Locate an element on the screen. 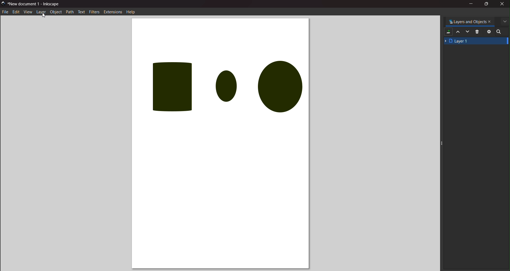 This screenshot has height=271, width=510. tab name is located at coordinates (468, 21).